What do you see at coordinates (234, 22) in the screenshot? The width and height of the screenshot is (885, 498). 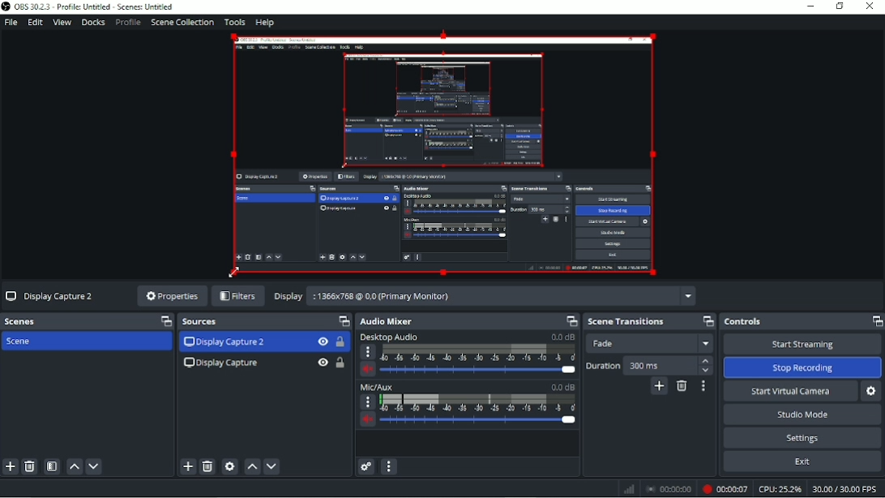 I see `Tools` at bounding box center [234, 22].